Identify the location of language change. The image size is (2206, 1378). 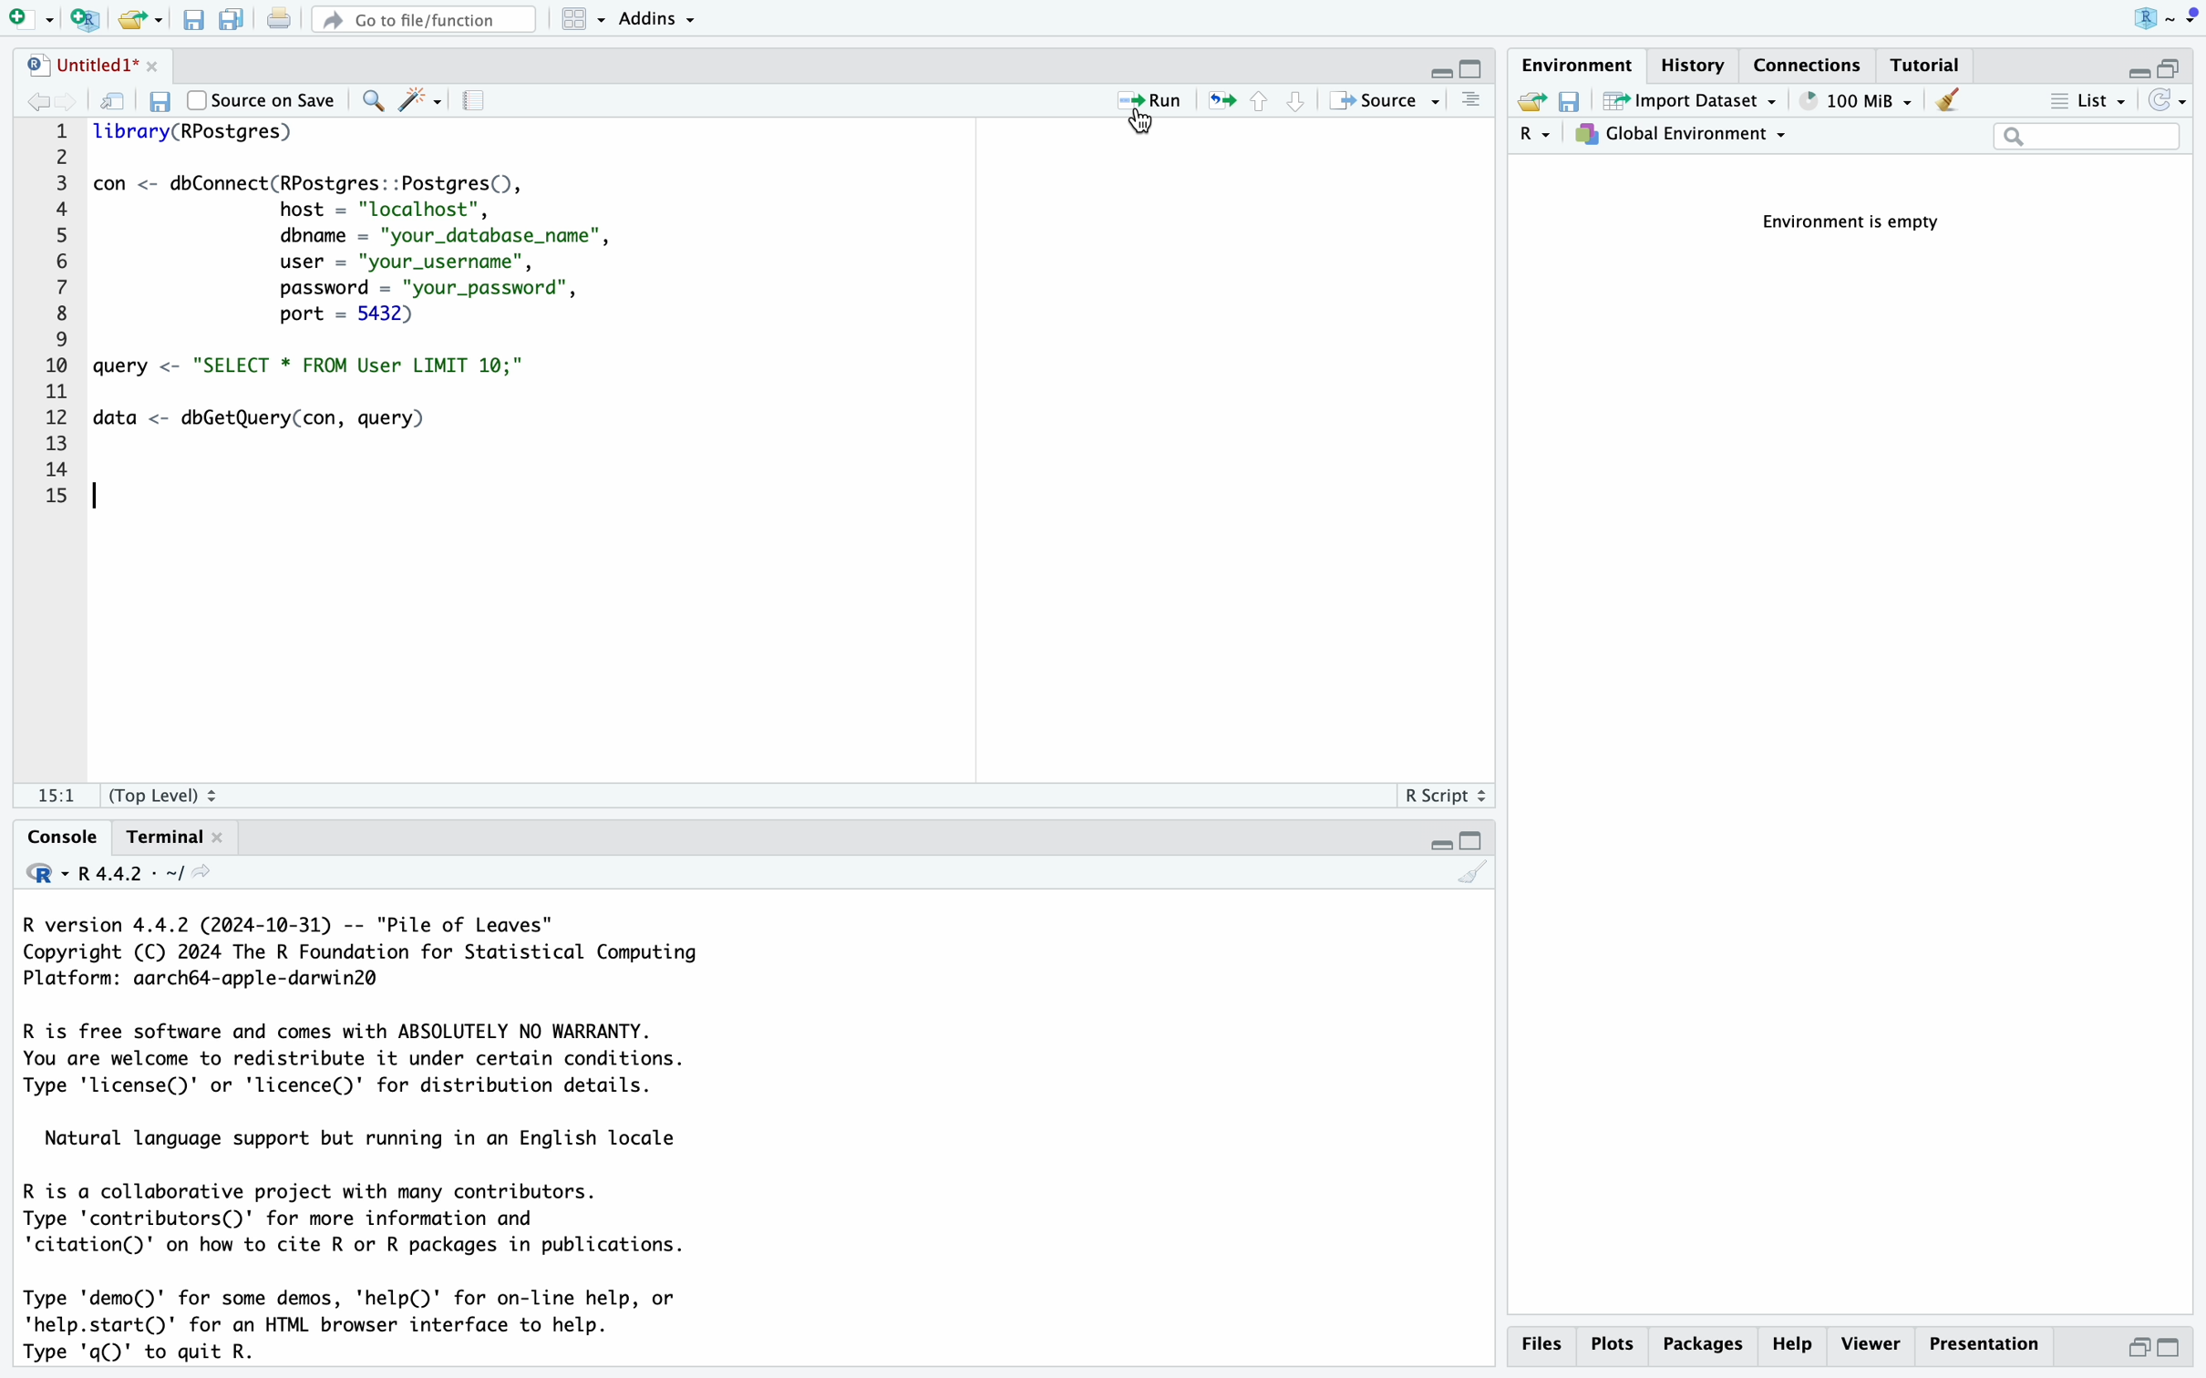
(37, 871).